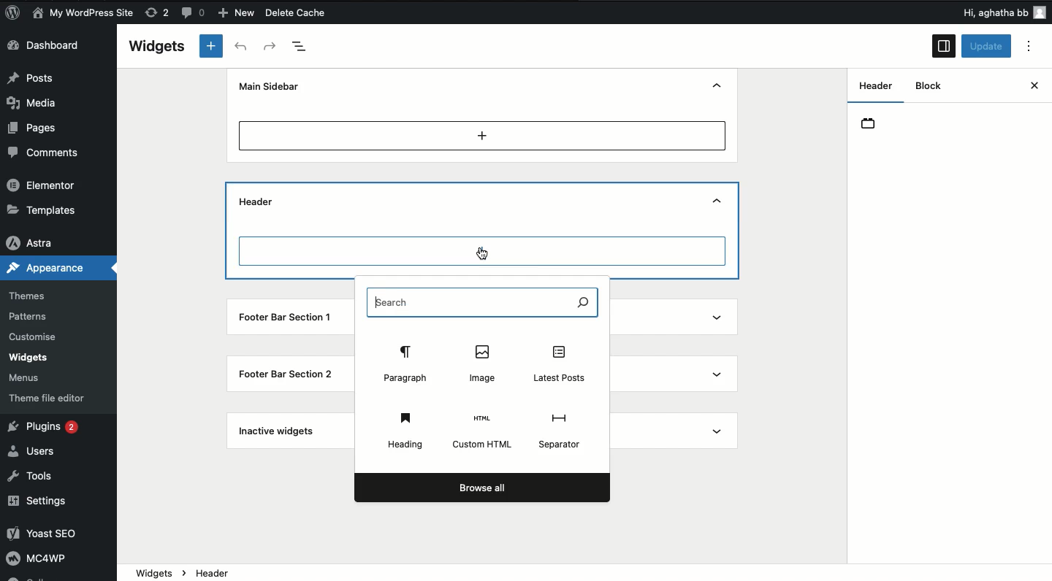 This screenshot has width=1052, height=581. What do you see at coordinates (405, 428) in the screenshot?
I see `Heading` at bounding box center [405, 428].